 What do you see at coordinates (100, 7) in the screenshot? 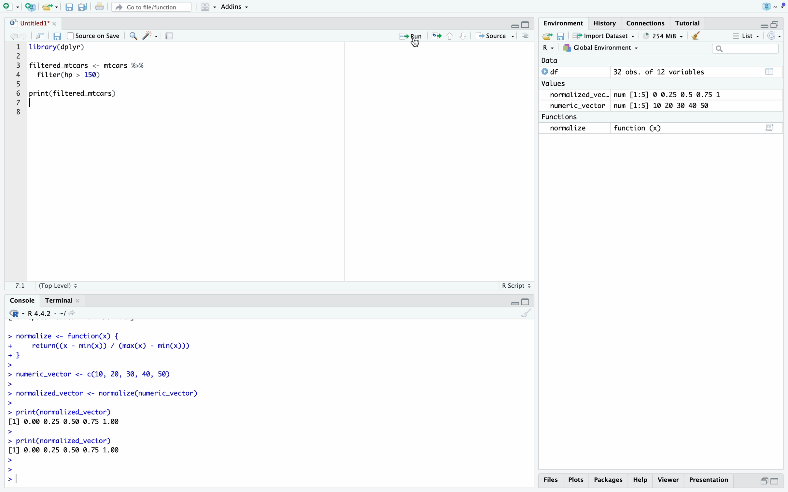
I see `print the current file` at bounding box center [100, 7].